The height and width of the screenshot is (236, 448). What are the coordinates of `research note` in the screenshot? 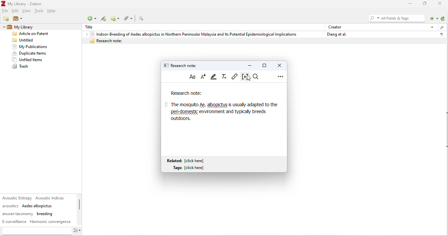 It's located at (181, 65).